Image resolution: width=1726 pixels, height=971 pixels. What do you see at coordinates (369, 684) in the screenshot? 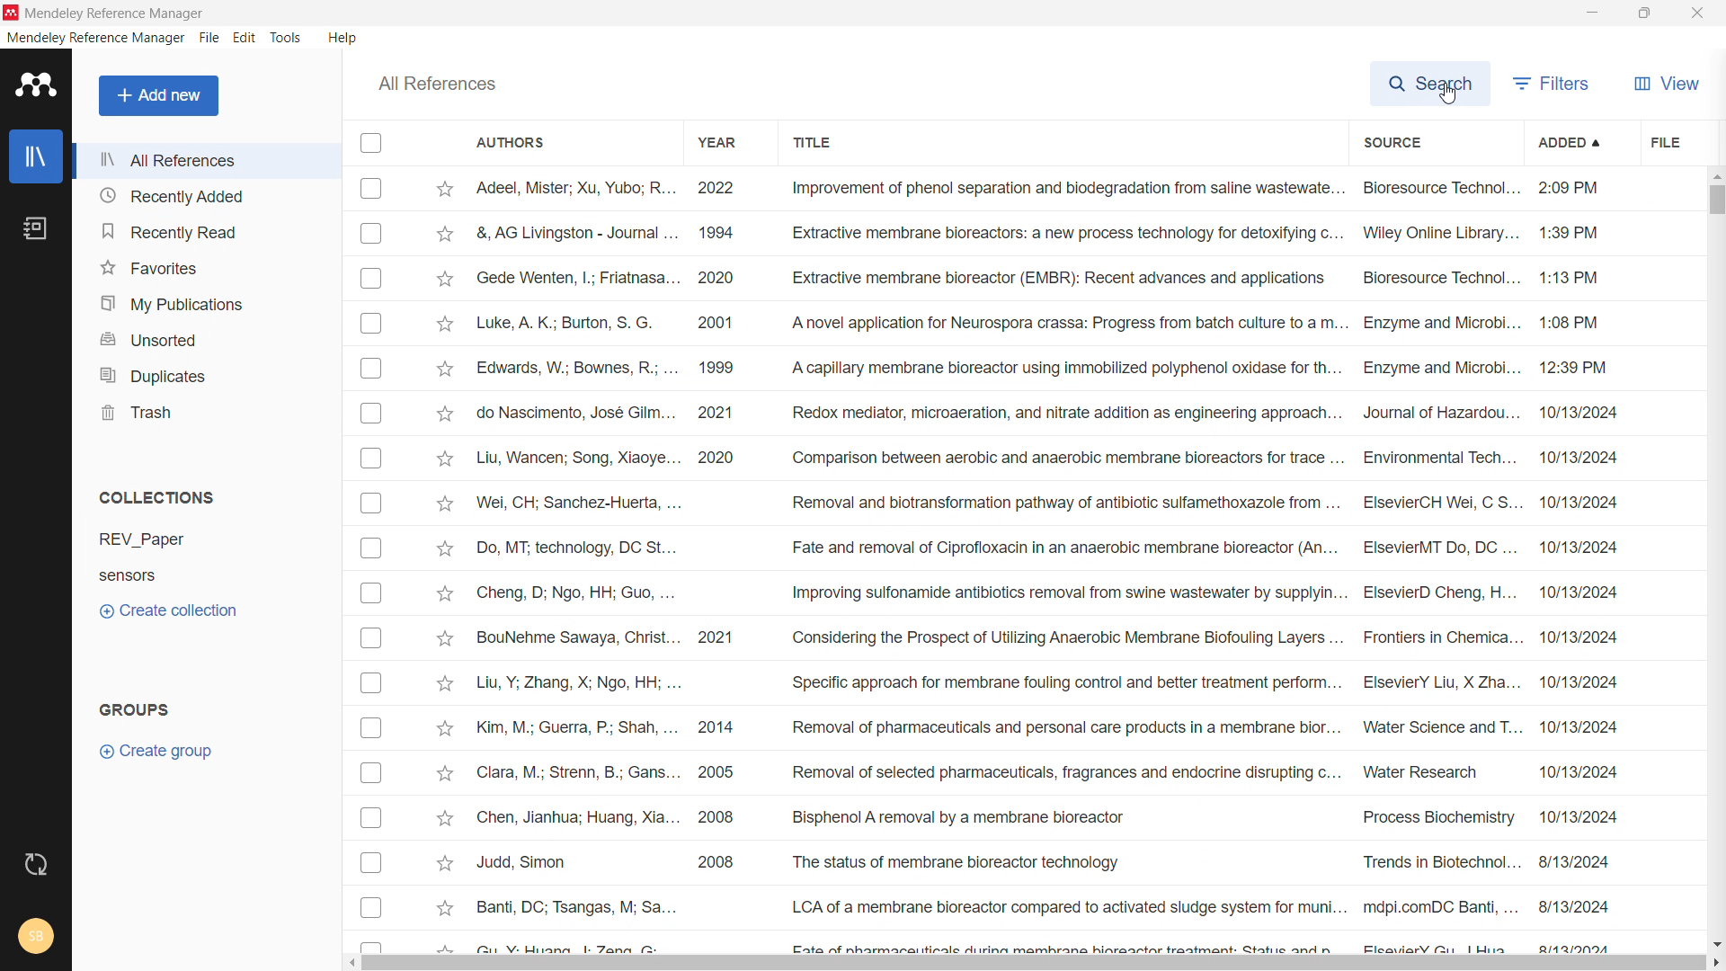
I see `Checkbox` at bounding box center [369, 684].